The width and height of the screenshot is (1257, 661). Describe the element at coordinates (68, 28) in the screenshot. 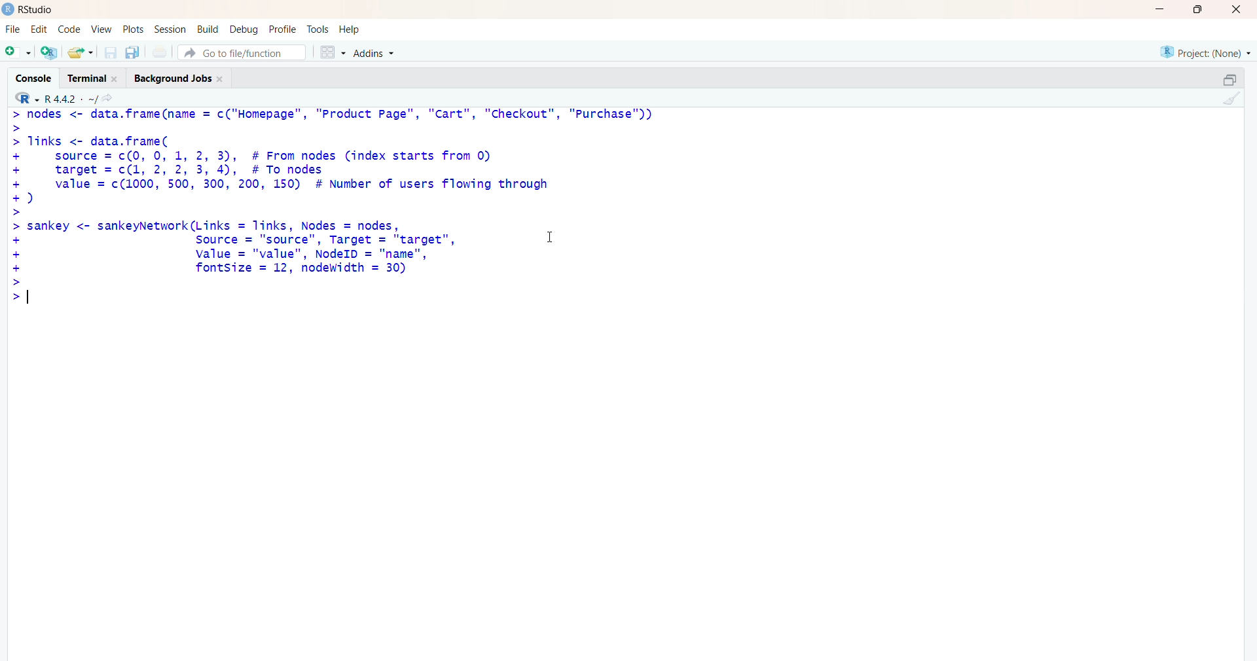

I see `` at that location.